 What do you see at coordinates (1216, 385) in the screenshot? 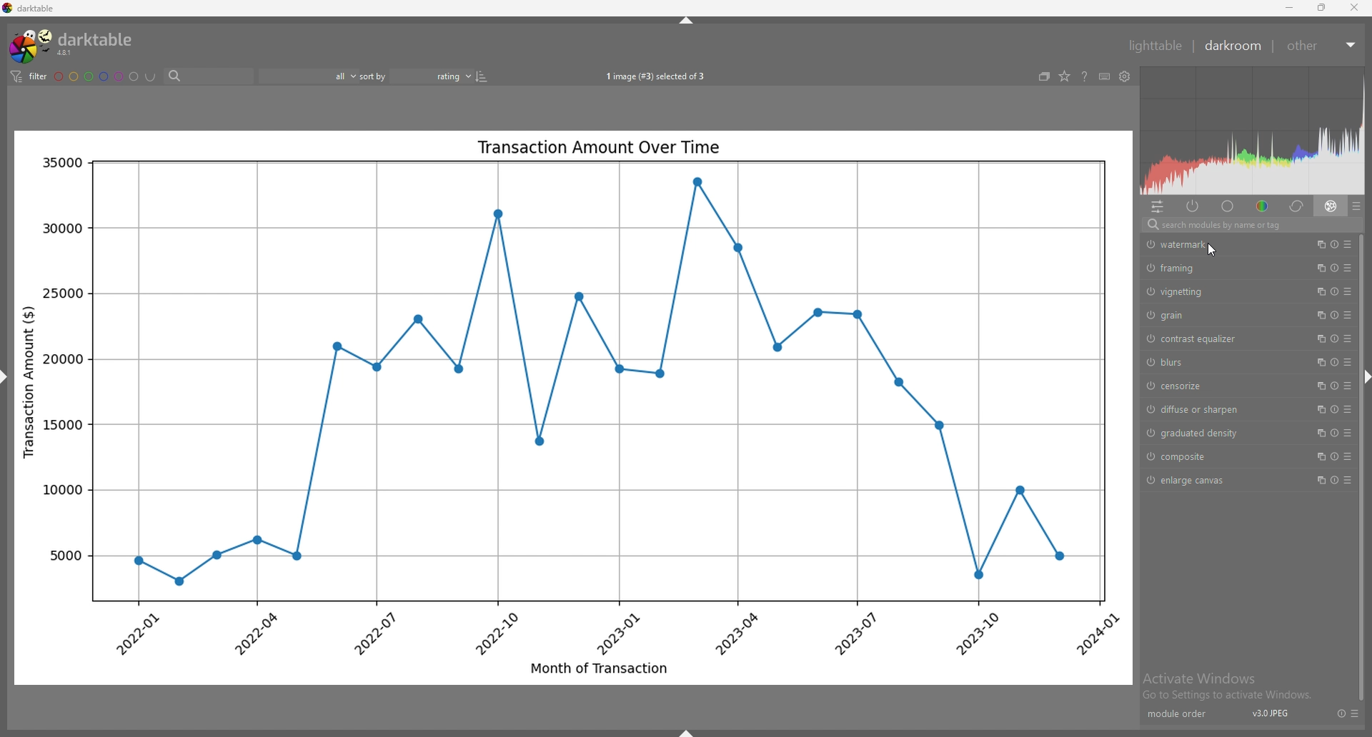
I see `censorize` at bounding box center [1216, 385].